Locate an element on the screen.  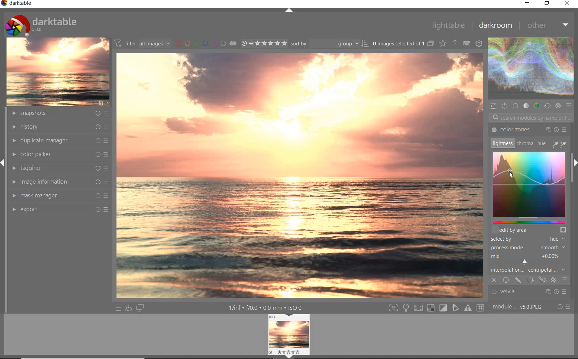
CHANGE TYPE FOR OVER RELAY is located at coordinates (442, 43).